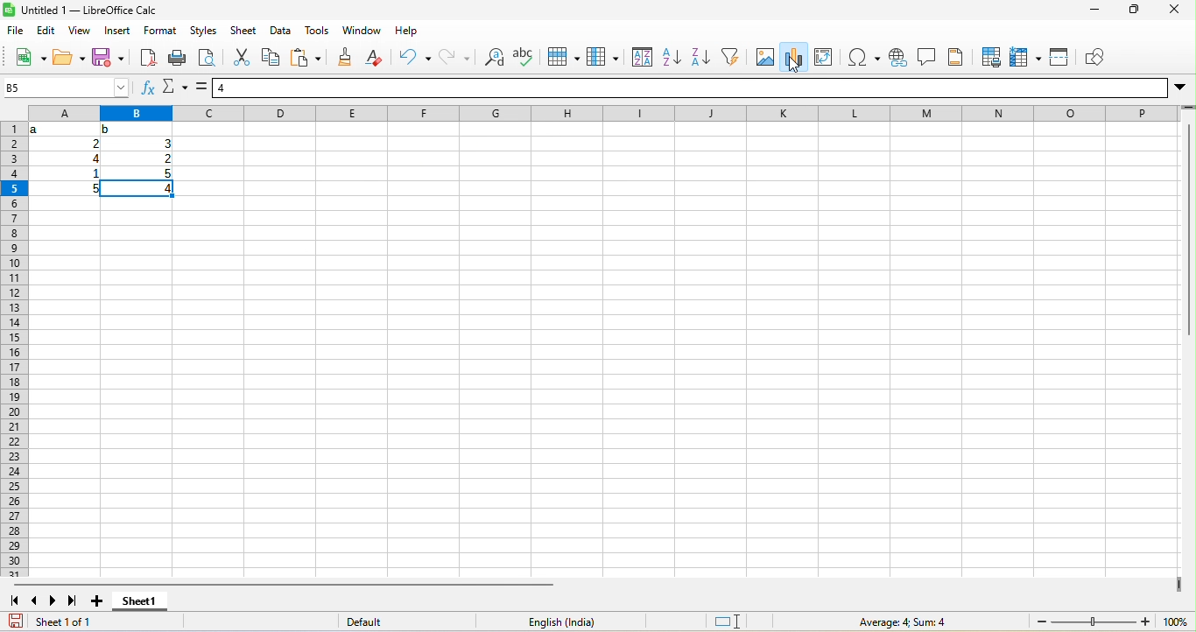 The image size is (1196, 632). I want to click on view, so click(80, 31).